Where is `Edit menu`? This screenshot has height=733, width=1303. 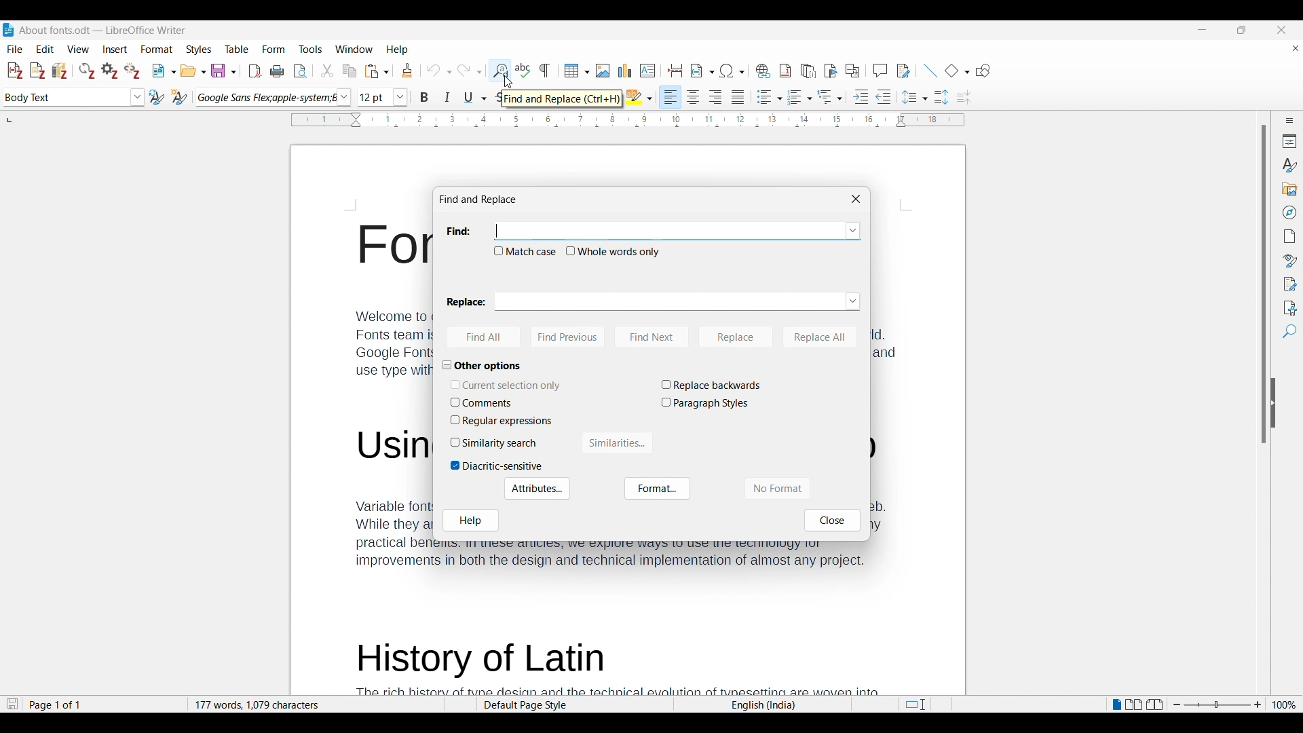
Edit menu is located at coordinates (45, 49).